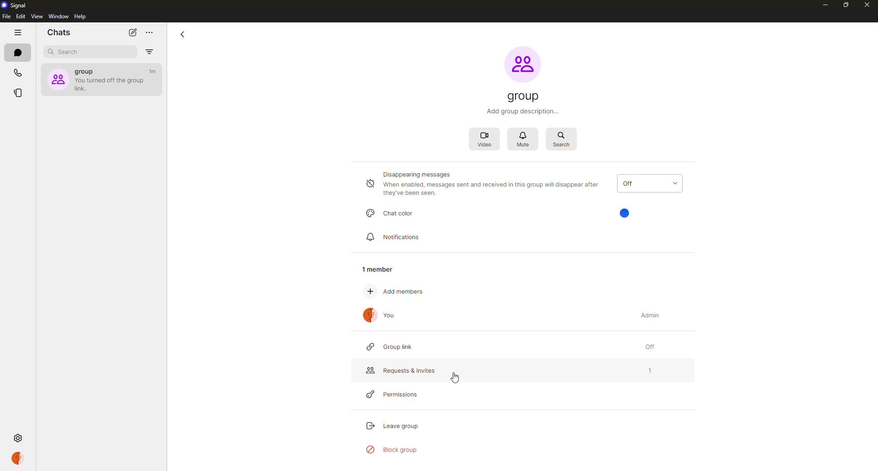  Describe the element at coordinates (522, 63) in the screenshot. I see `profile pic` at that location.